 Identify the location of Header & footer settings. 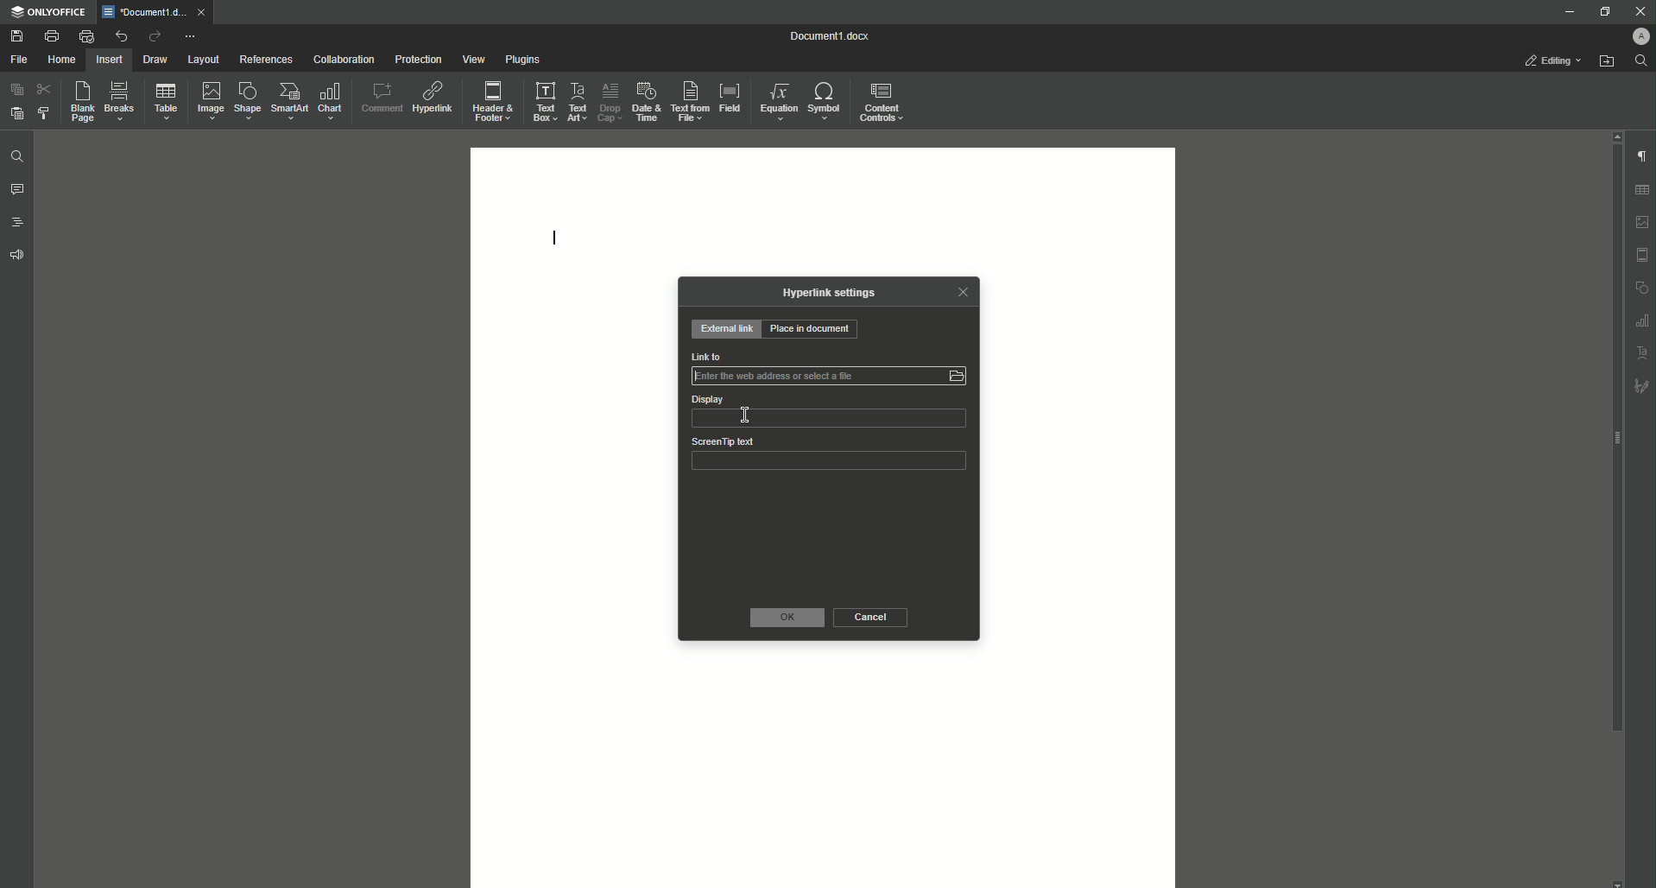
(1644, 256).